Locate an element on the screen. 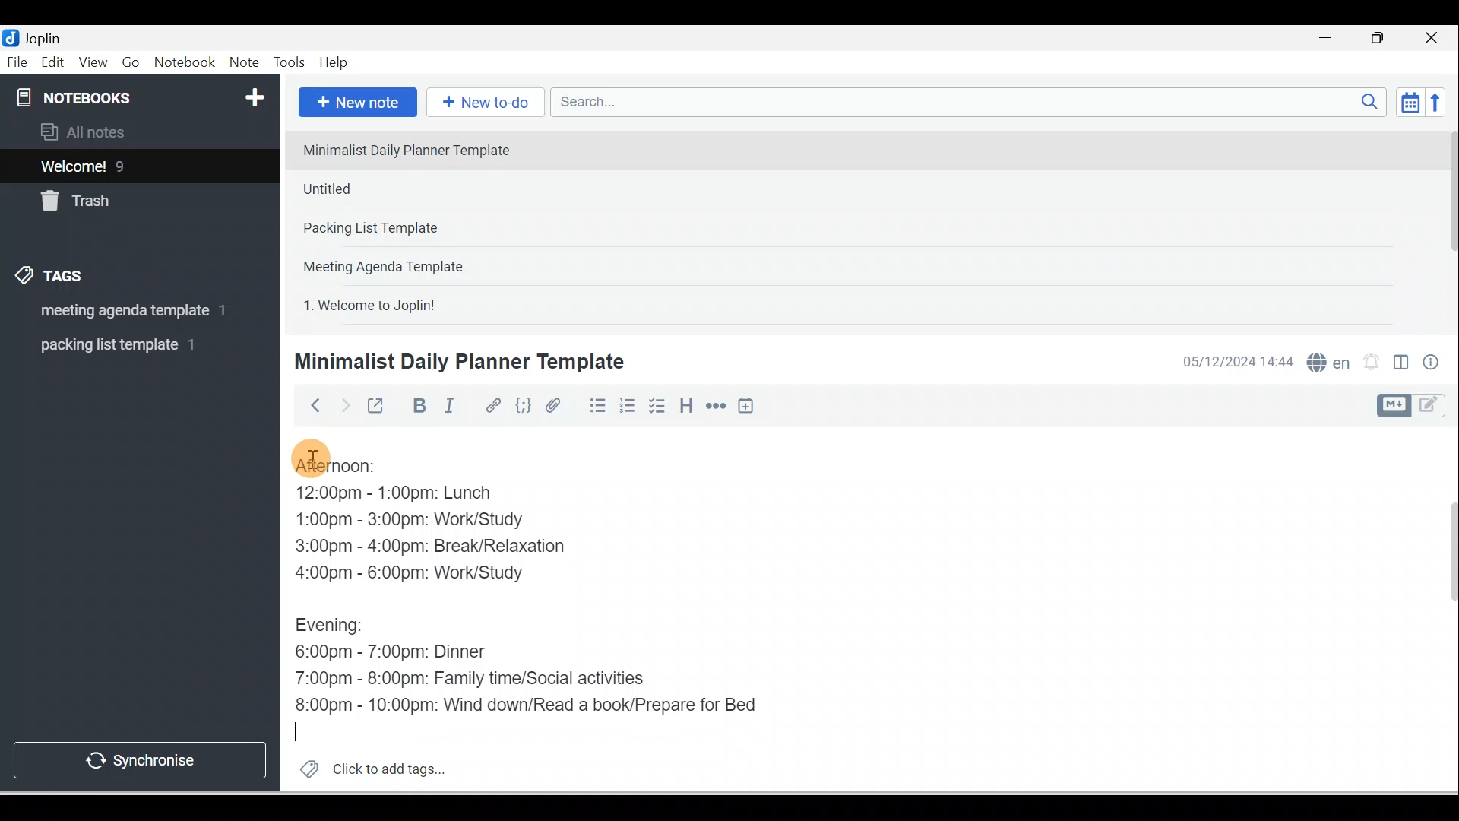 The width and height of the screenshot is (1459, 821). Back is located at coordinates (309, 405).